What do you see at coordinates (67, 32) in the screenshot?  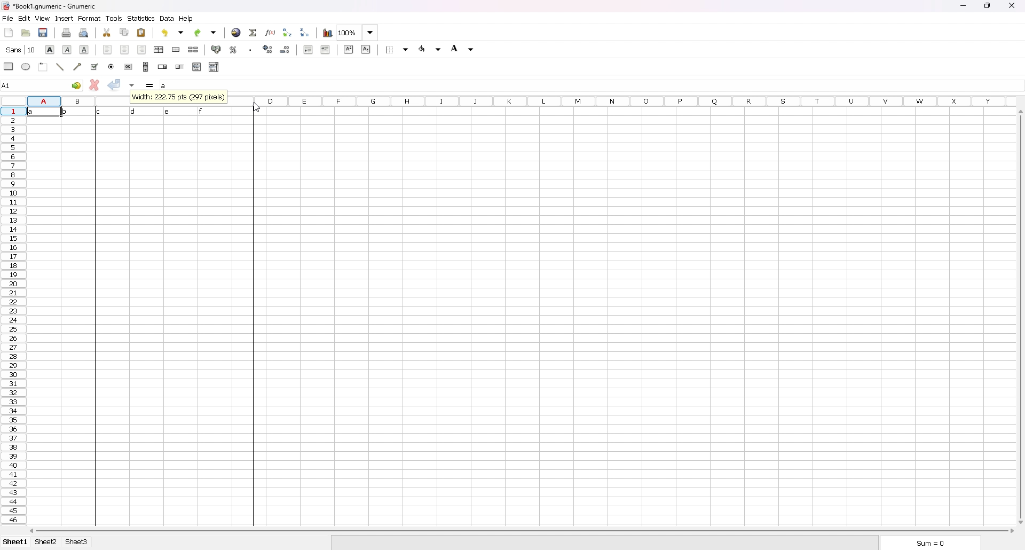 I see `print` at bounding box center [67, 32].